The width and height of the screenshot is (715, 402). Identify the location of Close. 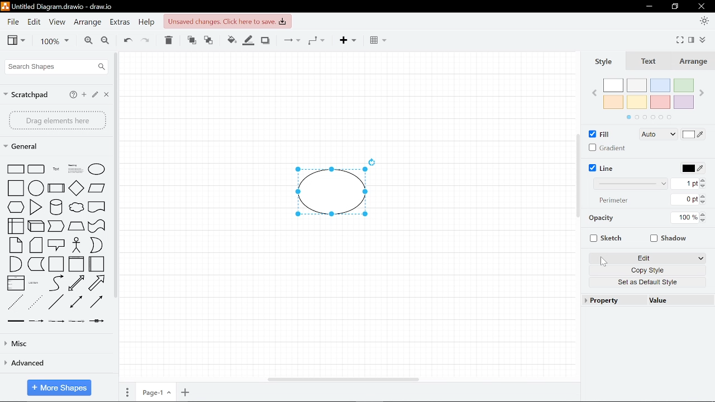
(106, 94).